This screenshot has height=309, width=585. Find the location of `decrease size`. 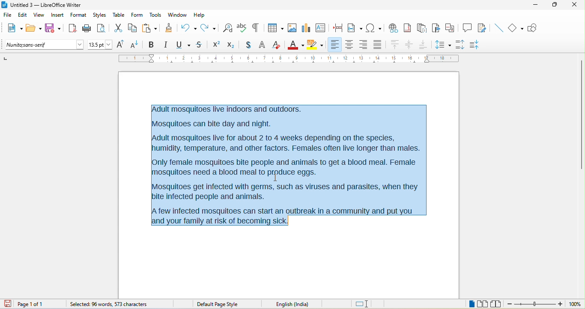

decrease size is located at coordinates (137, 44).